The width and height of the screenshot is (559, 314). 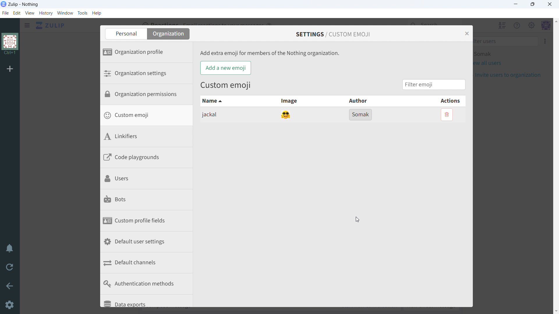 What do you see at coordinates (150, 263) in the screenshot?
I see `default channels` at bounding box center [150, 263].